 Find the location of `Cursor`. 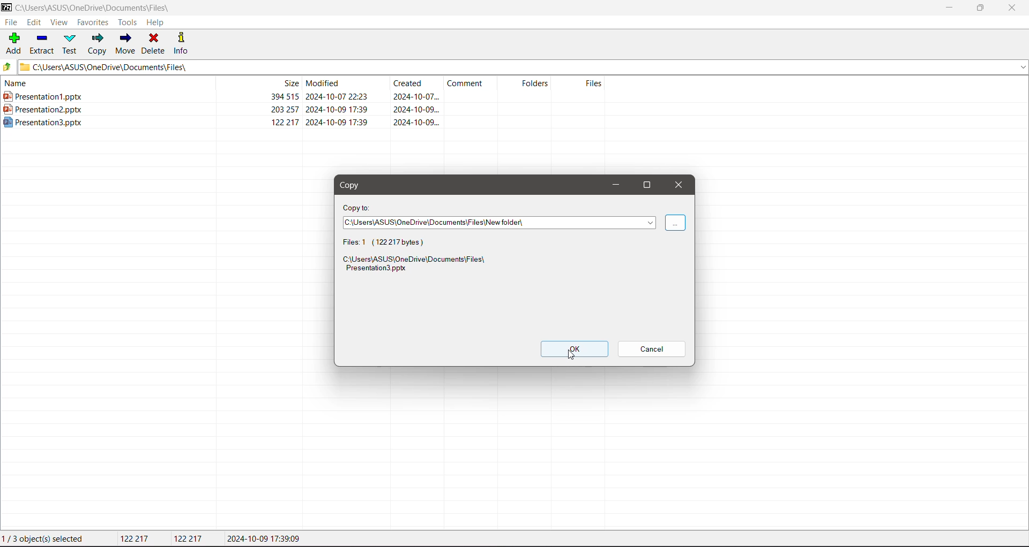

Cursor is located at coordinates (576, 355).